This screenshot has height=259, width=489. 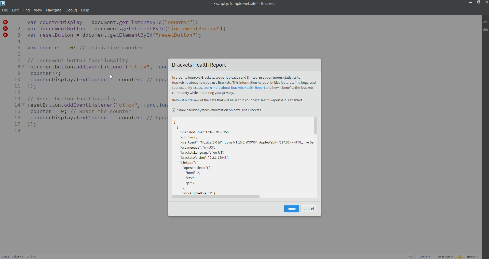 What do you see at coordinates (486, 3) in the screenshot?
I see `close` at bounding box center [486, 3].